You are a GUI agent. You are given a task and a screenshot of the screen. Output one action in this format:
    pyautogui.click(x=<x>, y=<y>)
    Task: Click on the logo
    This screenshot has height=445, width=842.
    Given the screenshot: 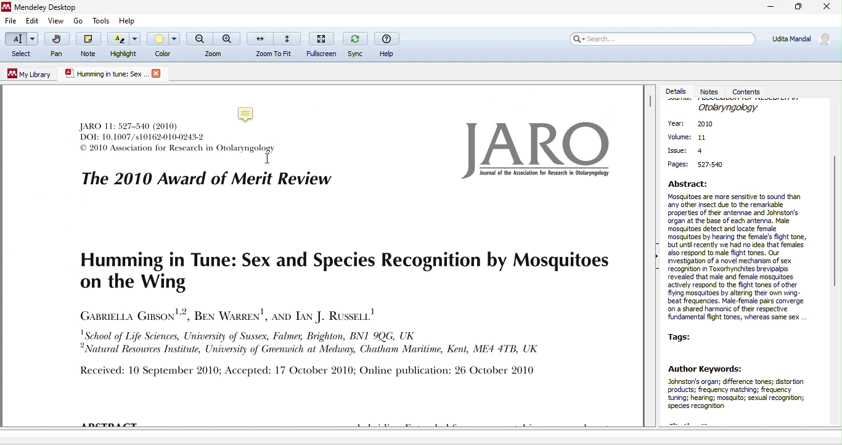 What is the action you would take?
    pyautogui.click(x=532, y=149)
    